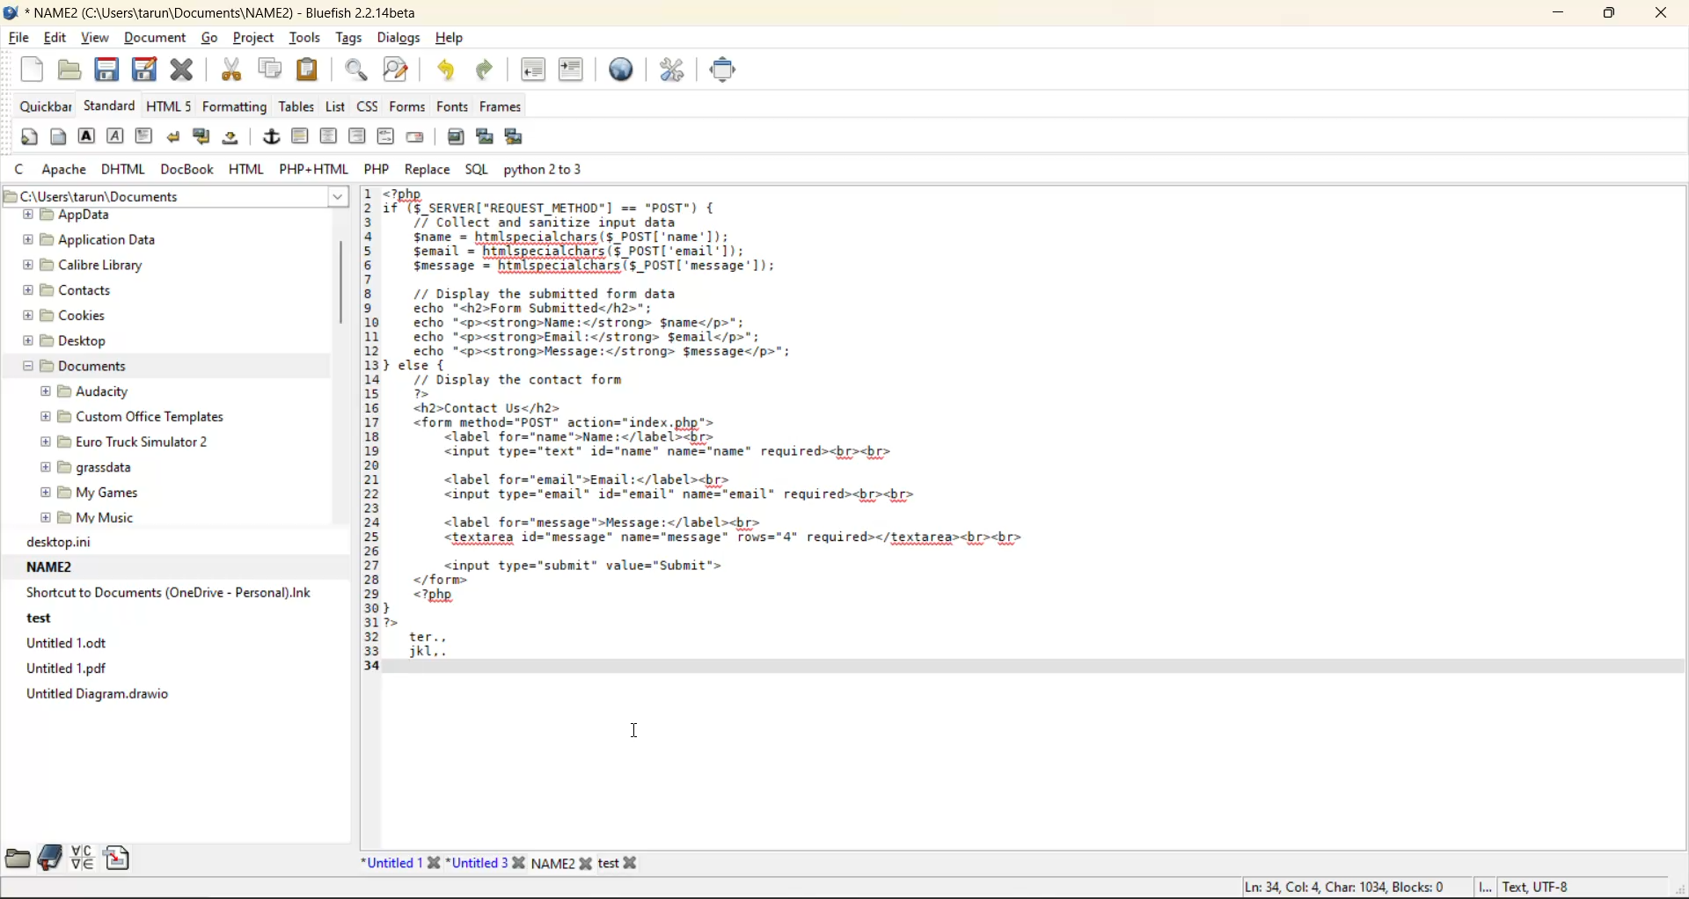 The height and width of the screenshot is (899, 1689). What do you see at coordinates (630, 860) in the screenshot?
I see `test` at bounding box center [630, 860].